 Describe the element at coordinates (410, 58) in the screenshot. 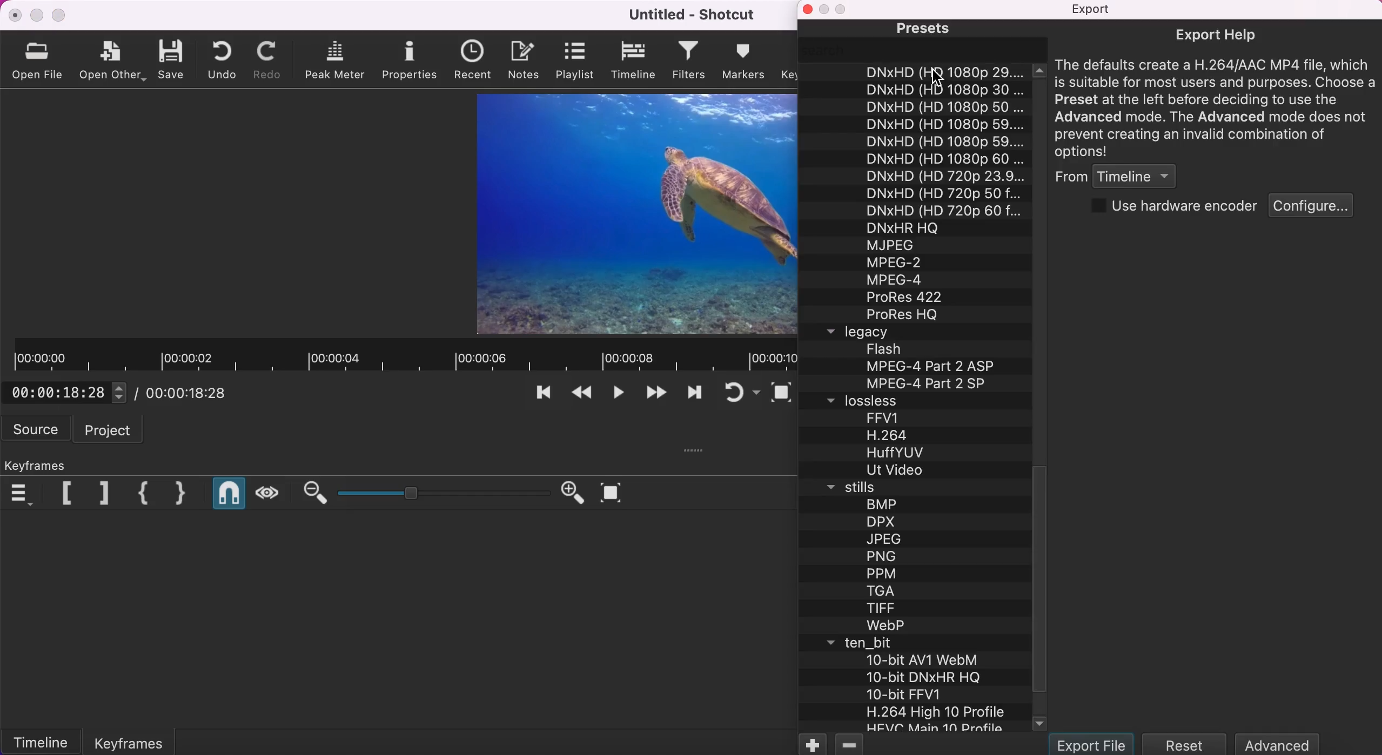

I see `properties` at that location.